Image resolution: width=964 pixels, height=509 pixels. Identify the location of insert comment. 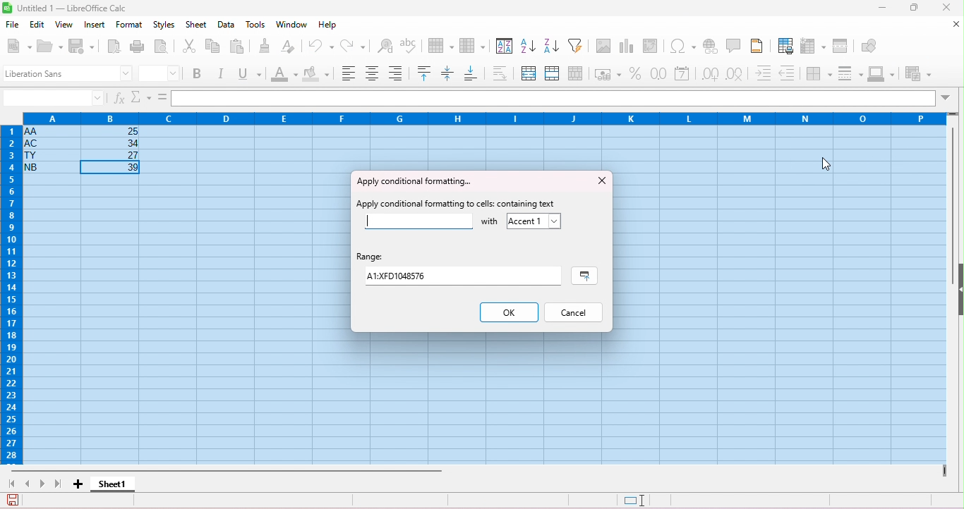
(735, 45).